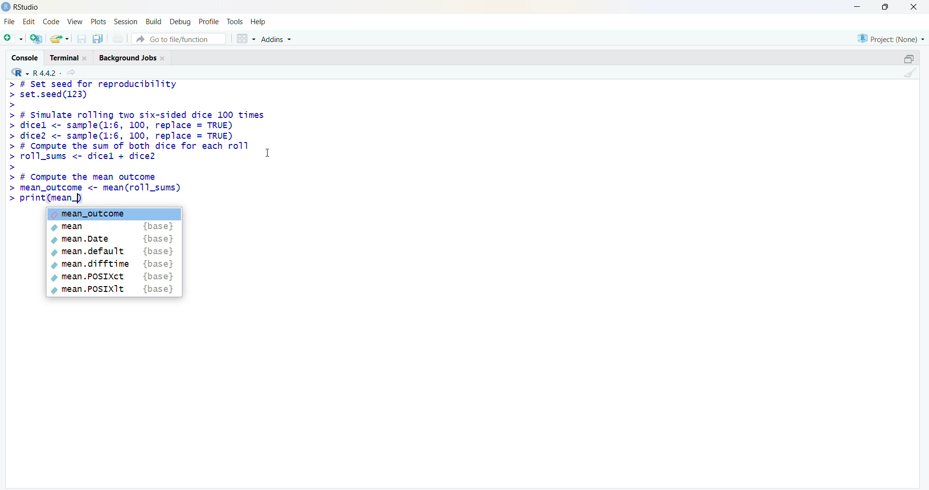 The height and width of the screenshot is (490, 929). I want to click on mean .POSIXct {base}, so click(112, 276).